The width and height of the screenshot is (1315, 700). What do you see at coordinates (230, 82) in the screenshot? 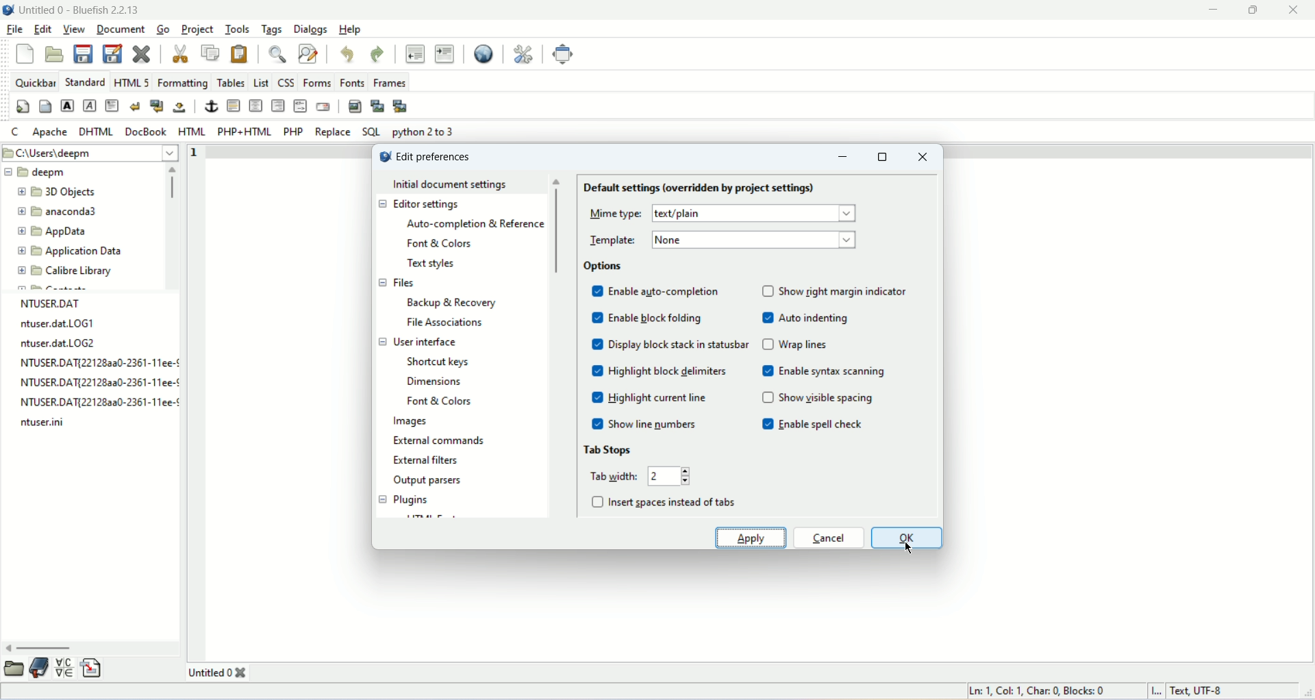
I see `tables` at bounding box center [230, 82].